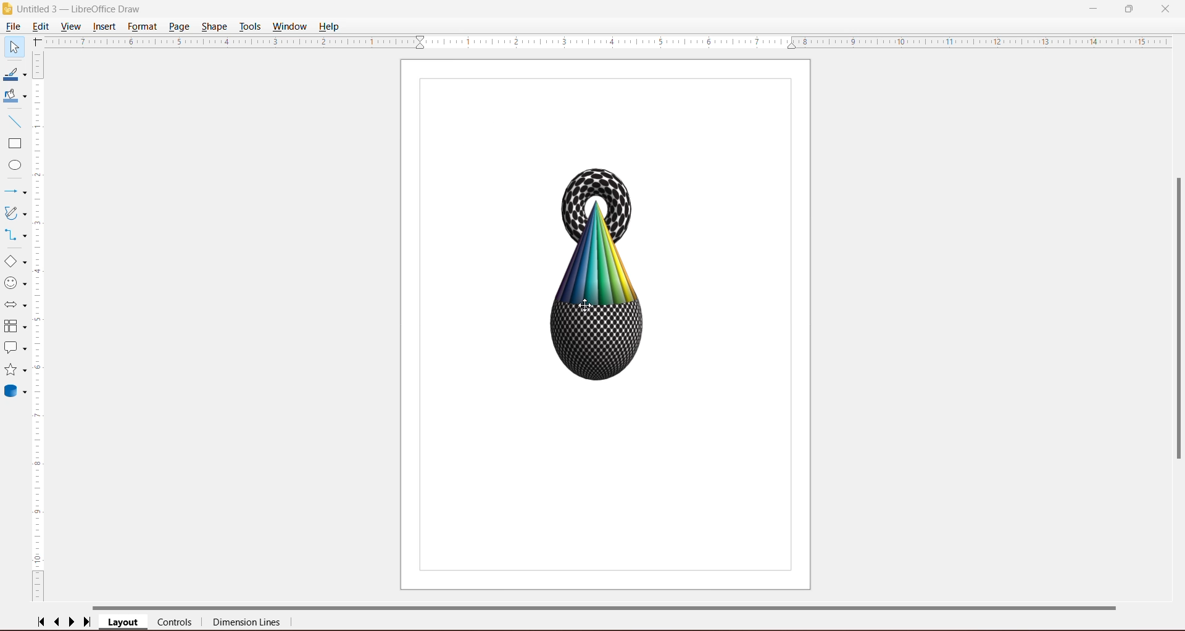 The height and width of the screenshot is (631, 1185). Describe the element at coordinates (608, 607) in the screenshot. I see `Horizontal Scroll Bar` at that location.